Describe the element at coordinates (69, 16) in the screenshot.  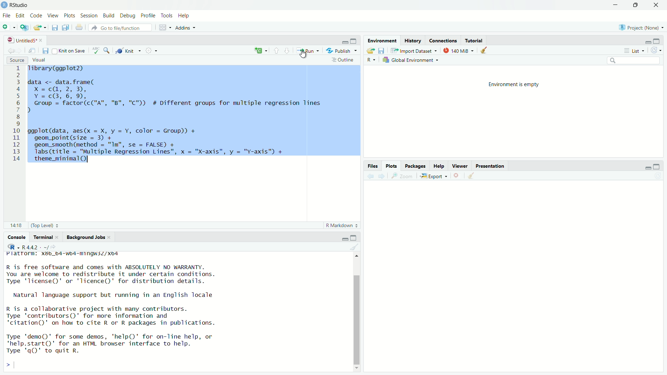
I see `Plots` at that location.